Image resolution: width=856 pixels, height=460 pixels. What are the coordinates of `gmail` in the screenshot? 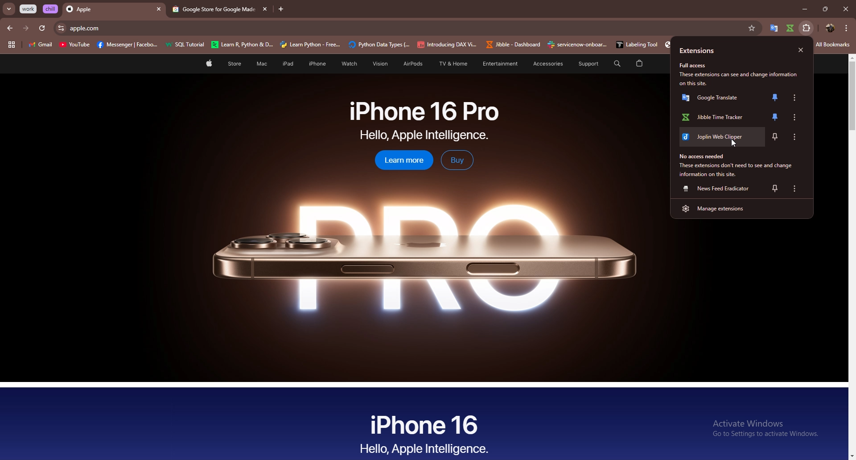 It's located at (40, 45).